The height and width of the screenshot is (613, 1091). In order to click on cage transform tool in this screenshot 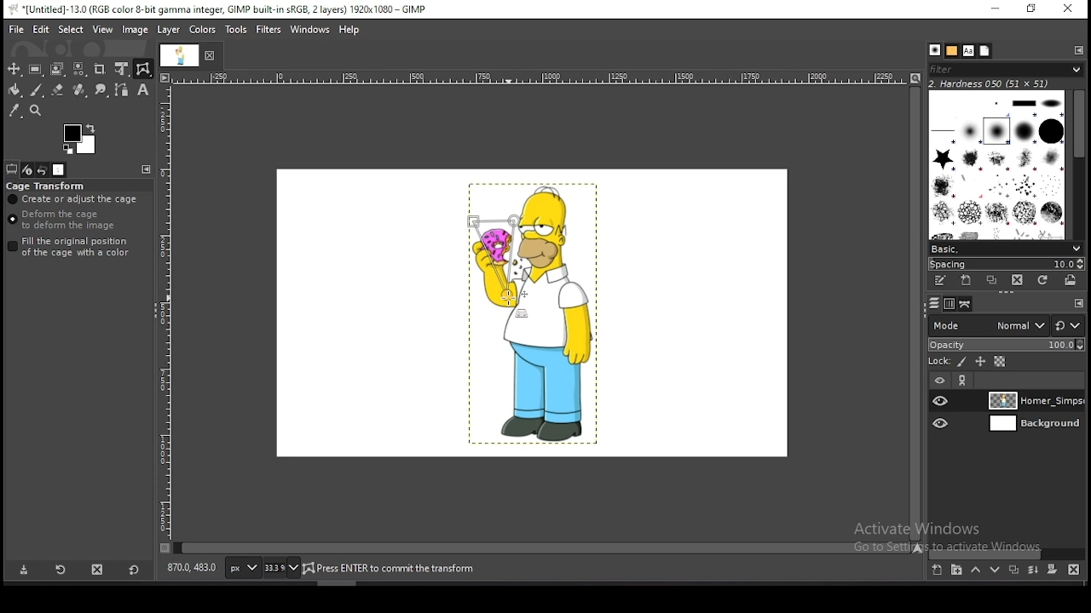, I will do `click(143, 69)`.